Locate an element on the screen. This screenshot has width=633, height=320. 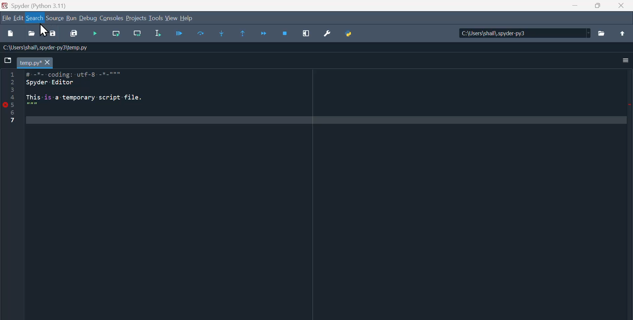
Move up is located at coordinates (621, 33).